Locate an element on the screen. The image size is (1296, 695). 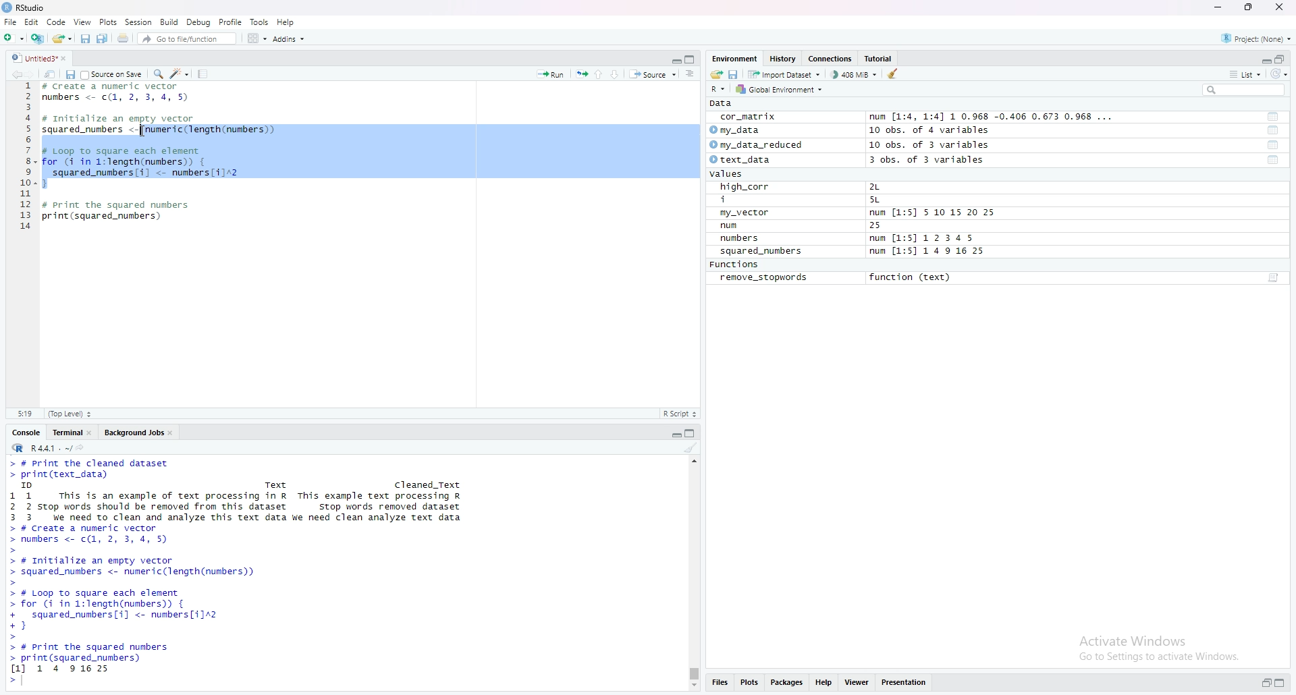
Go to file/function is located at coordinates (186, 37).